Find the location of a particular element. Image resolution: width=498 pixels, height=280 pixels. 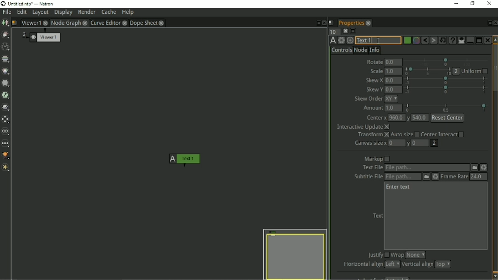

Text File is located at coordinates (427, 168).